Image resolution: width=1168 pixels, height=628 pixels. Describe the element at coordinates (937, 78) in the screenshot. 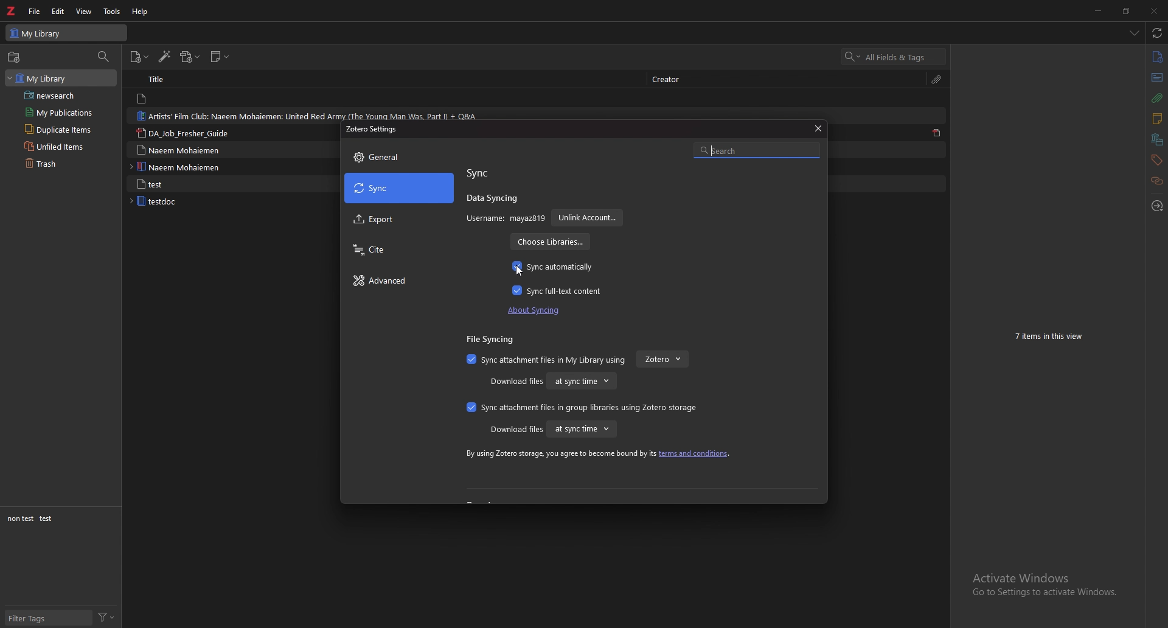

I see `attachment` at that location.